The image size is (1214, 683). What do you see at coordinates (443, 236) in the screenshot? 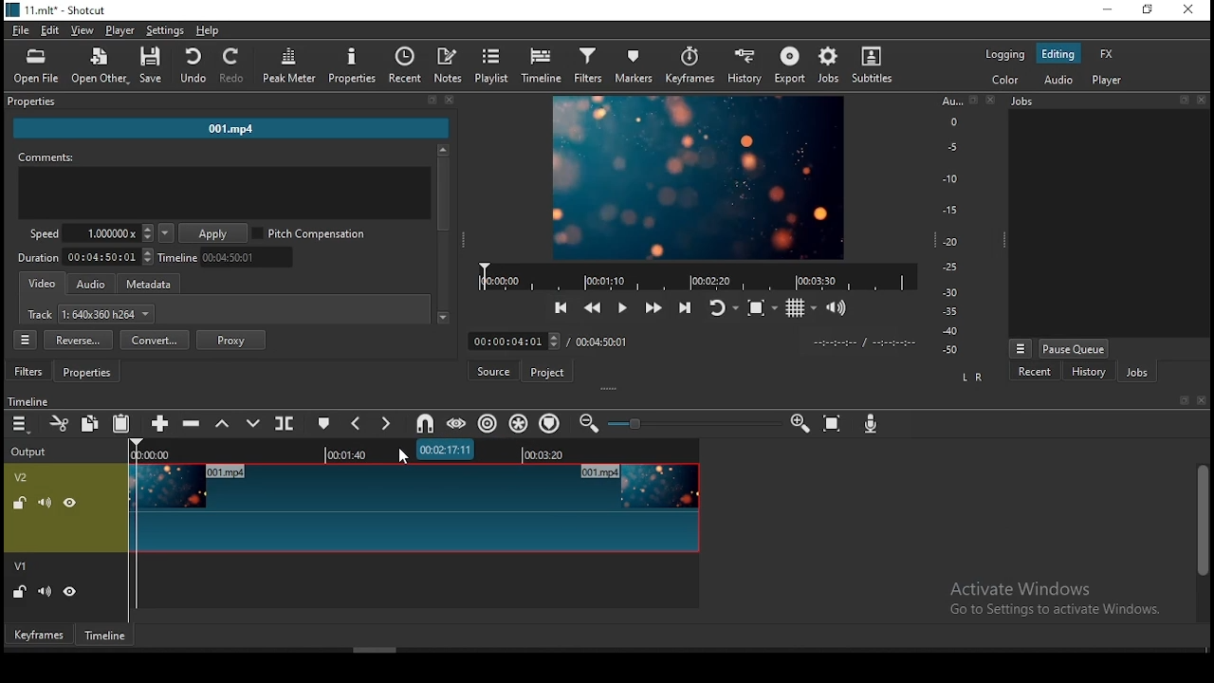
I see `SCROLLBAR` at bounding box center [443, 236].